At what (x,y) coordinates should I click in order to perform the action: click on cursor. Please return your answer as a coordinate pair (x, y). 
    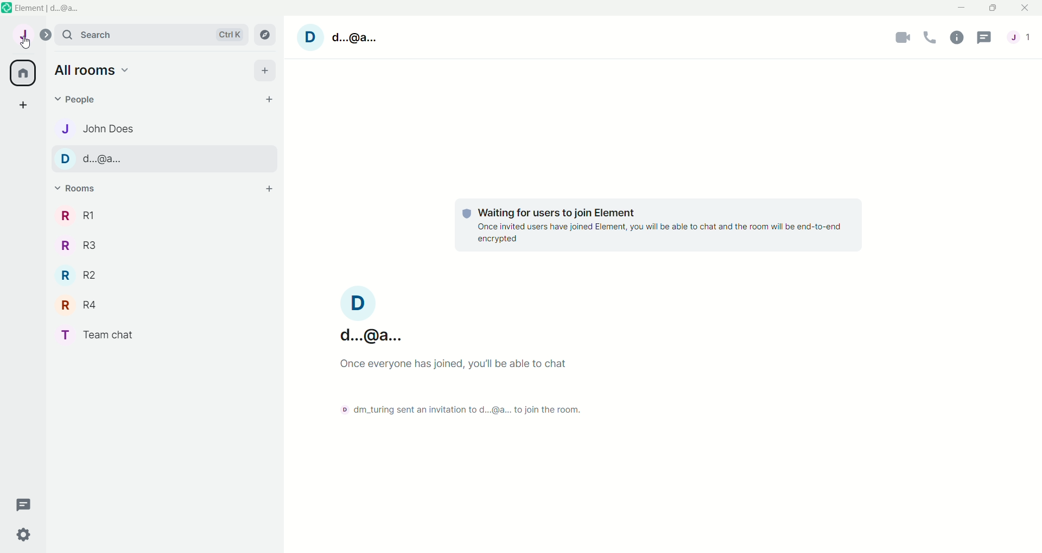
    Looking at the image, I should click on (26, 43).